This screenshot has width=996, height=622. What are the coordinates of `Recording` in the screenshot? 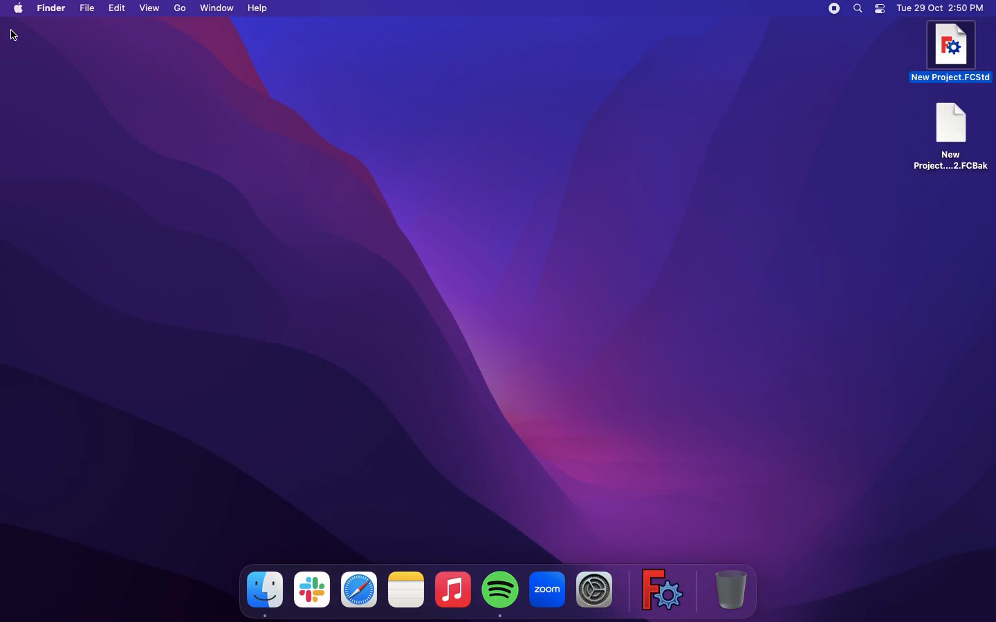 It's located at (836, 8).